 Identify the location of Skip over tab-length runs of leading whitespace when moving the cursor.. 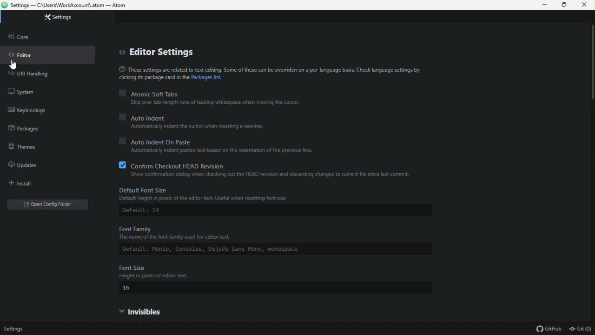
(227, 103).